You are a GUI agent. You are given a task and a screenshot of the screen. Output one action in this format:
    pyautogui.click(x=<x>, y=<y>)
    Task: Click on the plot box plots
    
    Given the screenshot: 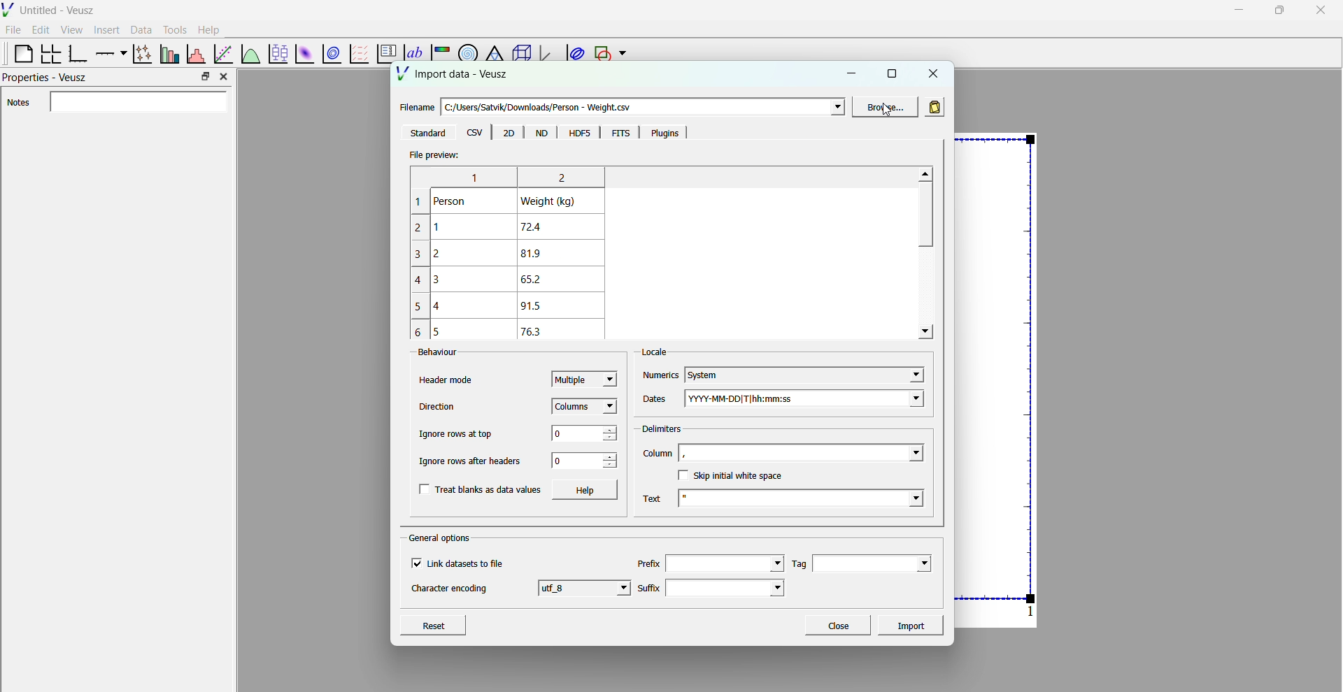 What is the action you would take?
    pyautogui.click(x=277, y=54)
    